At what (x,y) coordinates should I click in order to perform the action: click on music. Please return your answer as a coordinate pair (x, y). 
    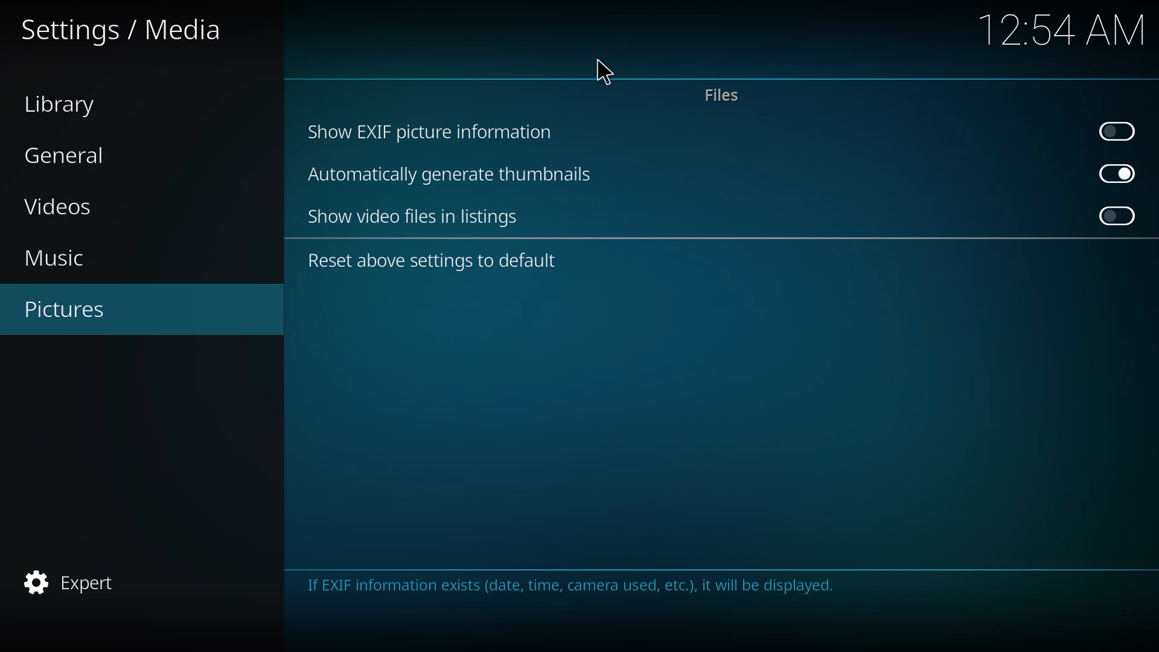
    Looking at the image, I should click on (66, 257).